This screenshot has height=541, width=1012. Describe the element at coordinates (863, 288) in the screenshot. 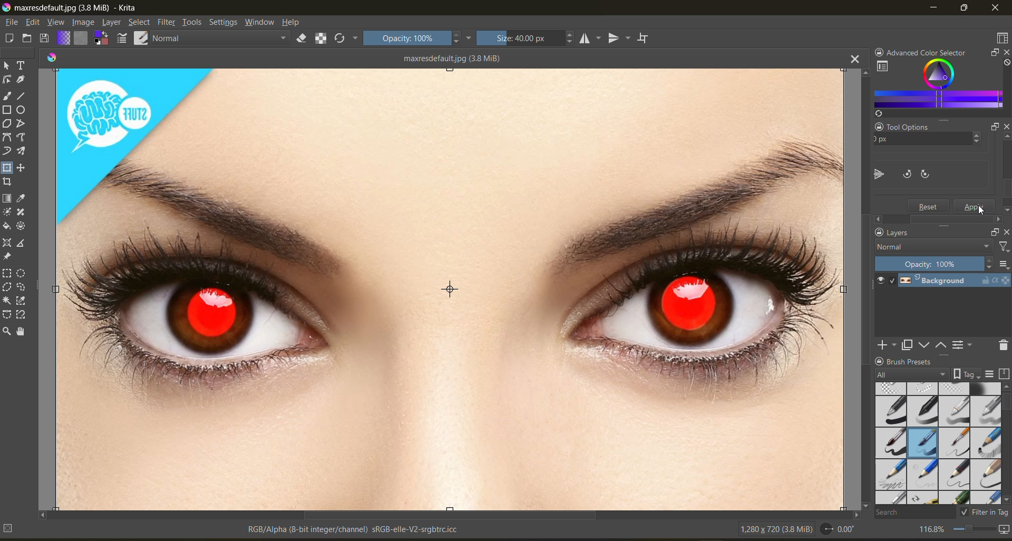

I see `vertical scroll bar` at that location.